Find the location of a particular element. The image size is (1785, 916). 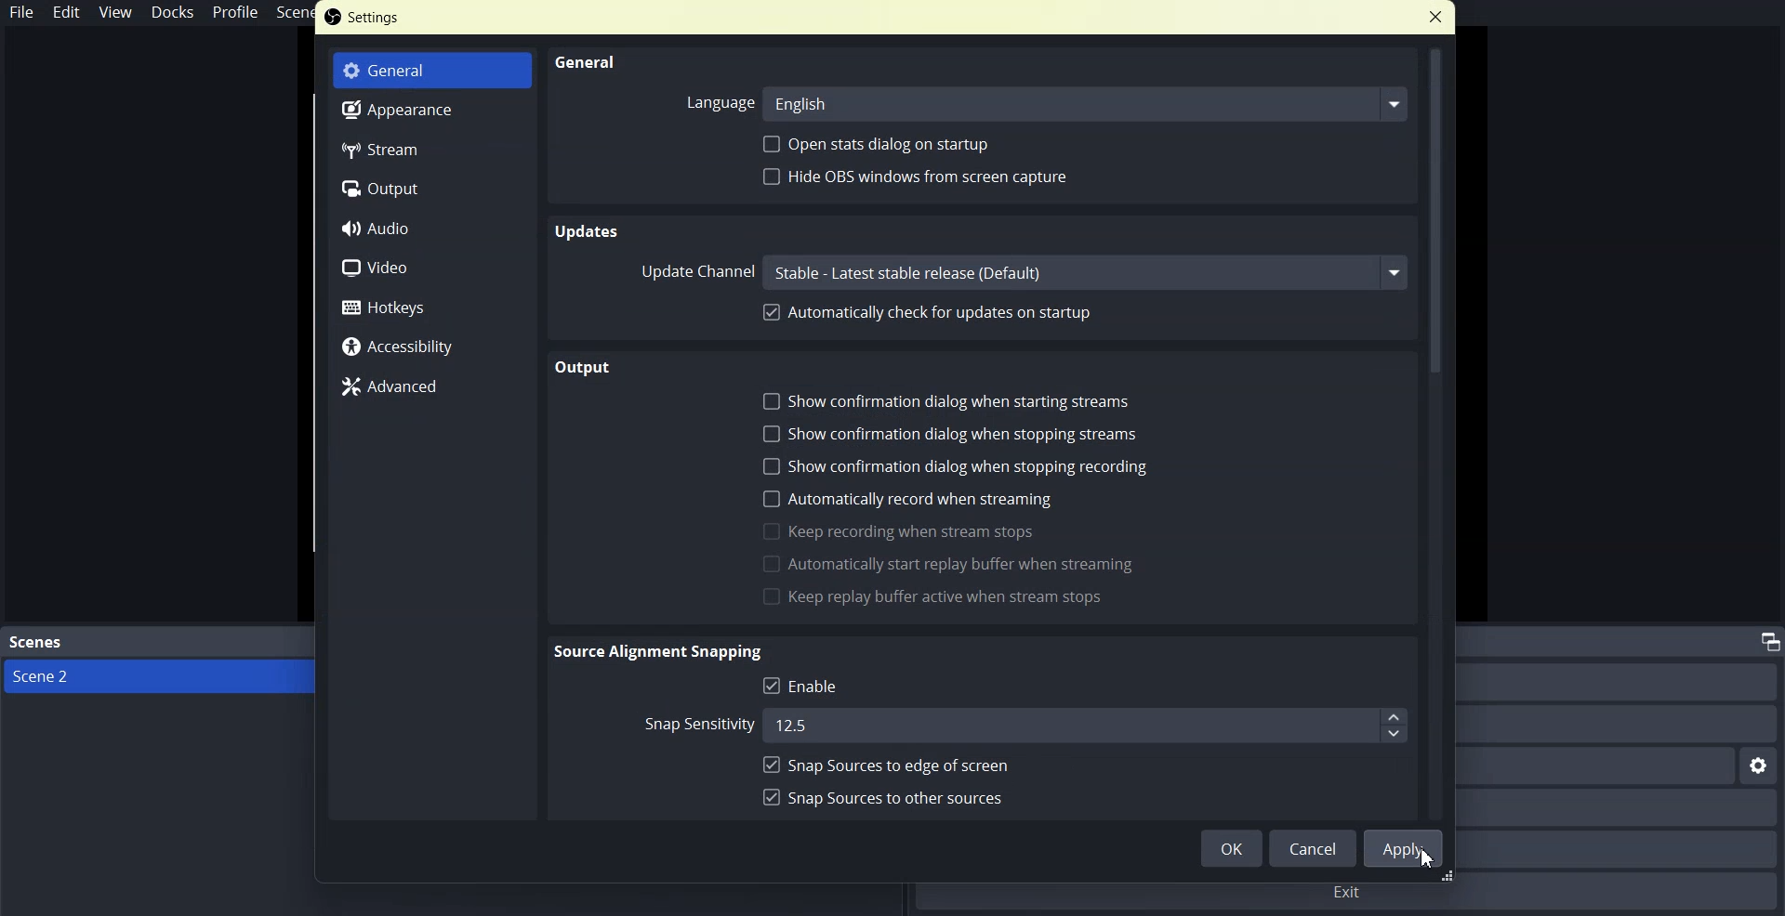

Edit is located at coordinates (66, 12).